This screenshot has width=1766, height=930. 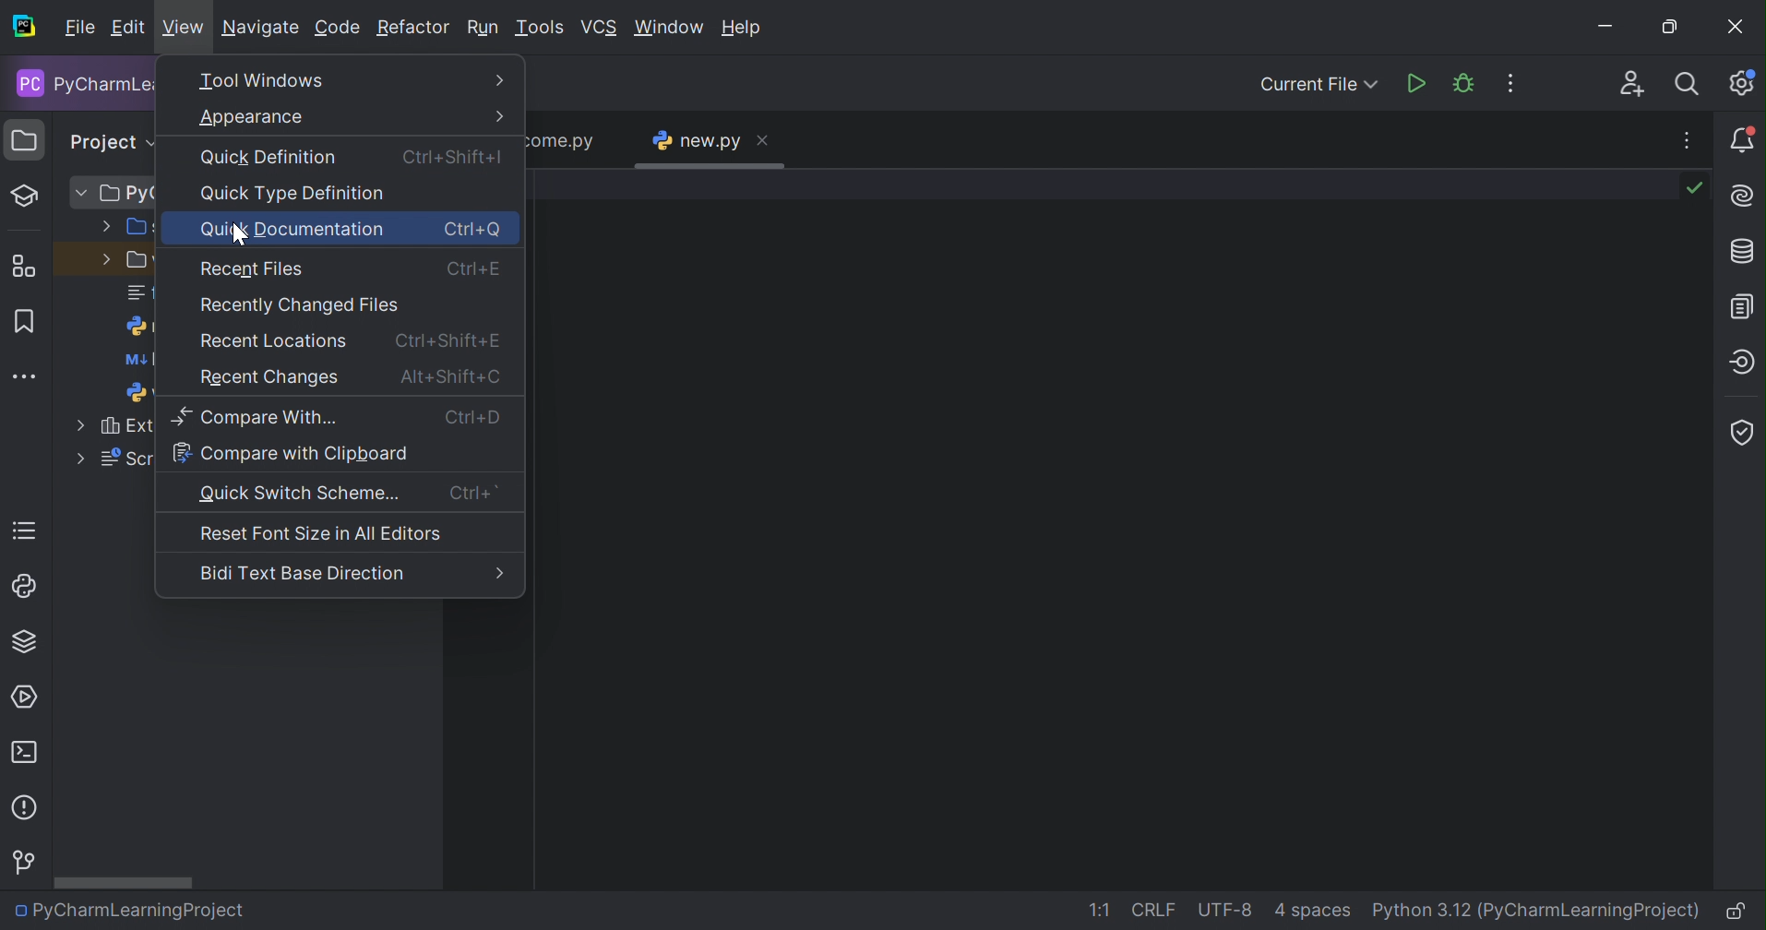 What do you see at coordinates (321, 532) in the screenshot?
I see `Reset Font Size in All Editors` at bounding box center [321, 532].